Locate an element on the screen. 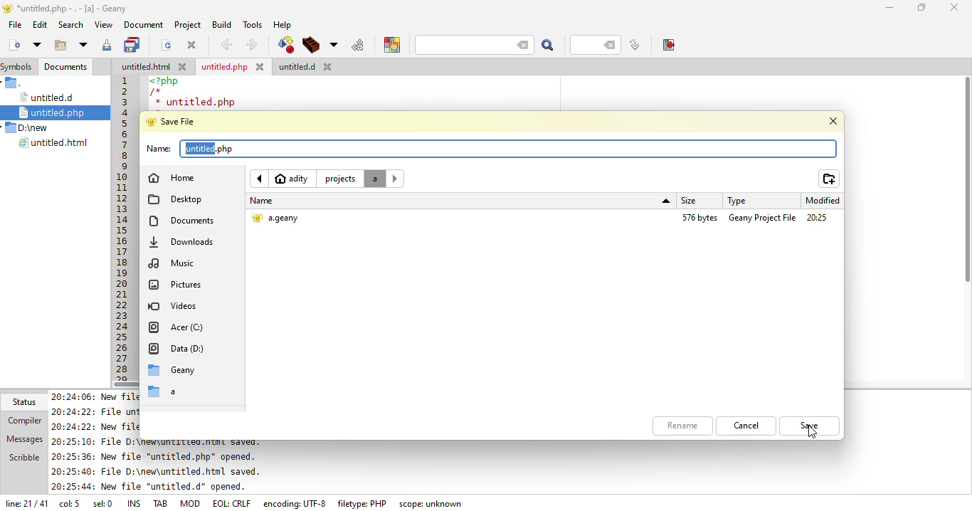  time is located at coordinates (818, 218).